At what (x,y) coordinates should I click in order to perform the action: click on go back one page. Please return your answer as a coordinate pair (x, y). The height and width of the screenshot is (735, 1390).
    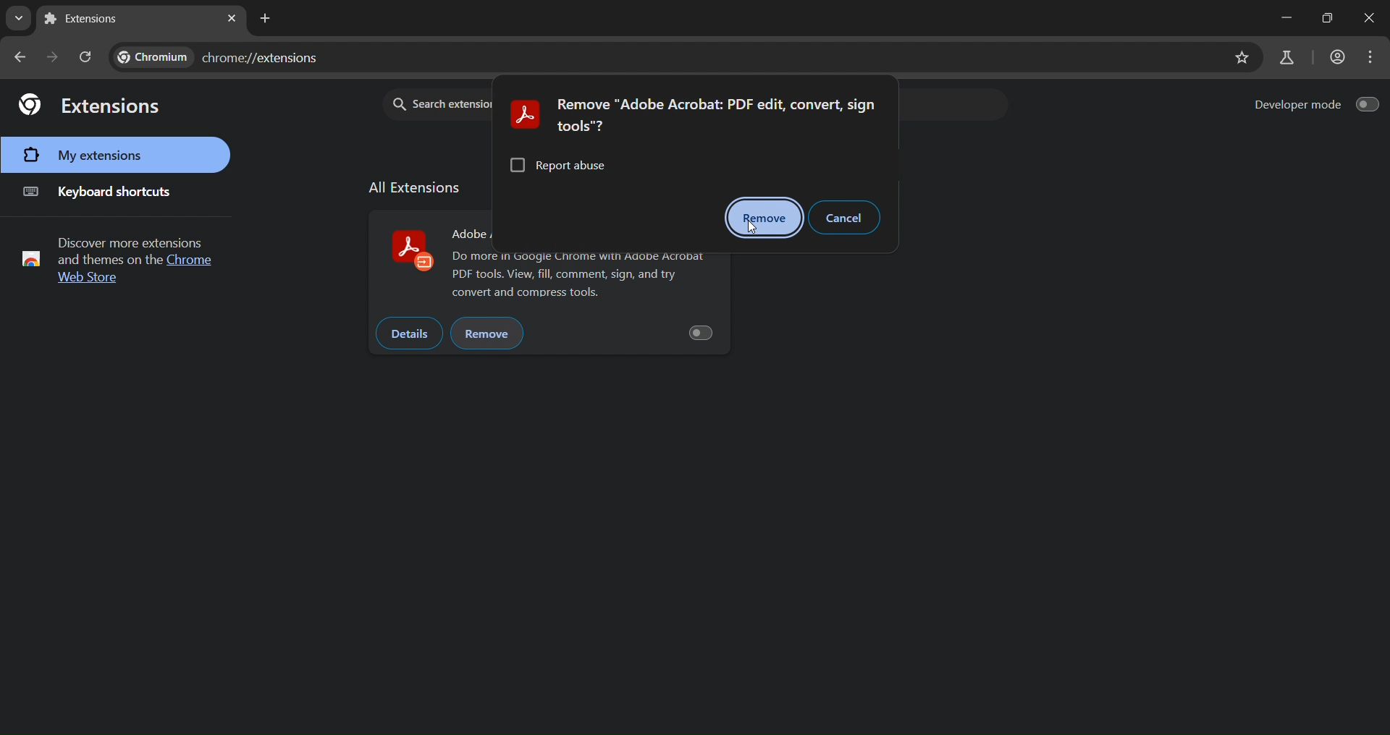
    Looking at the image, I should click on (19, 56).